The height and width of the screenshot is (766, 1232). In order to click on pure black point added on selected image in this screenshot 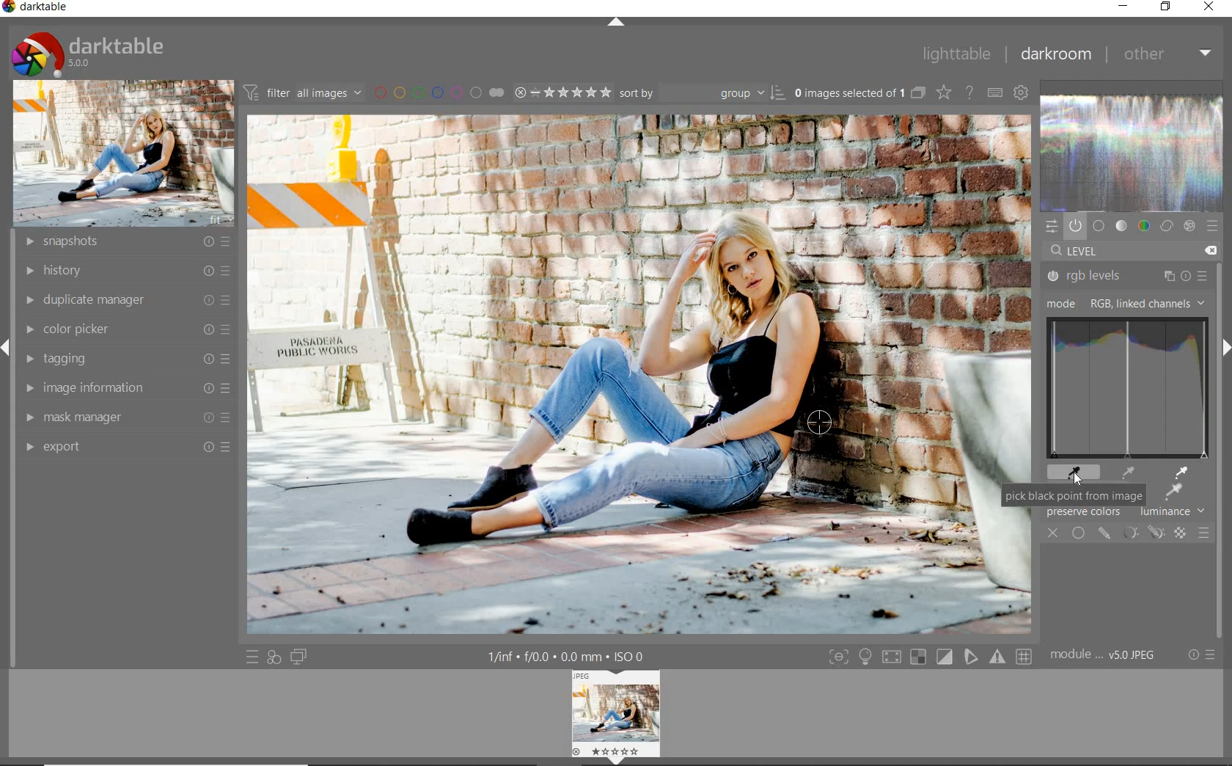, I will do `click(835, 427)`.